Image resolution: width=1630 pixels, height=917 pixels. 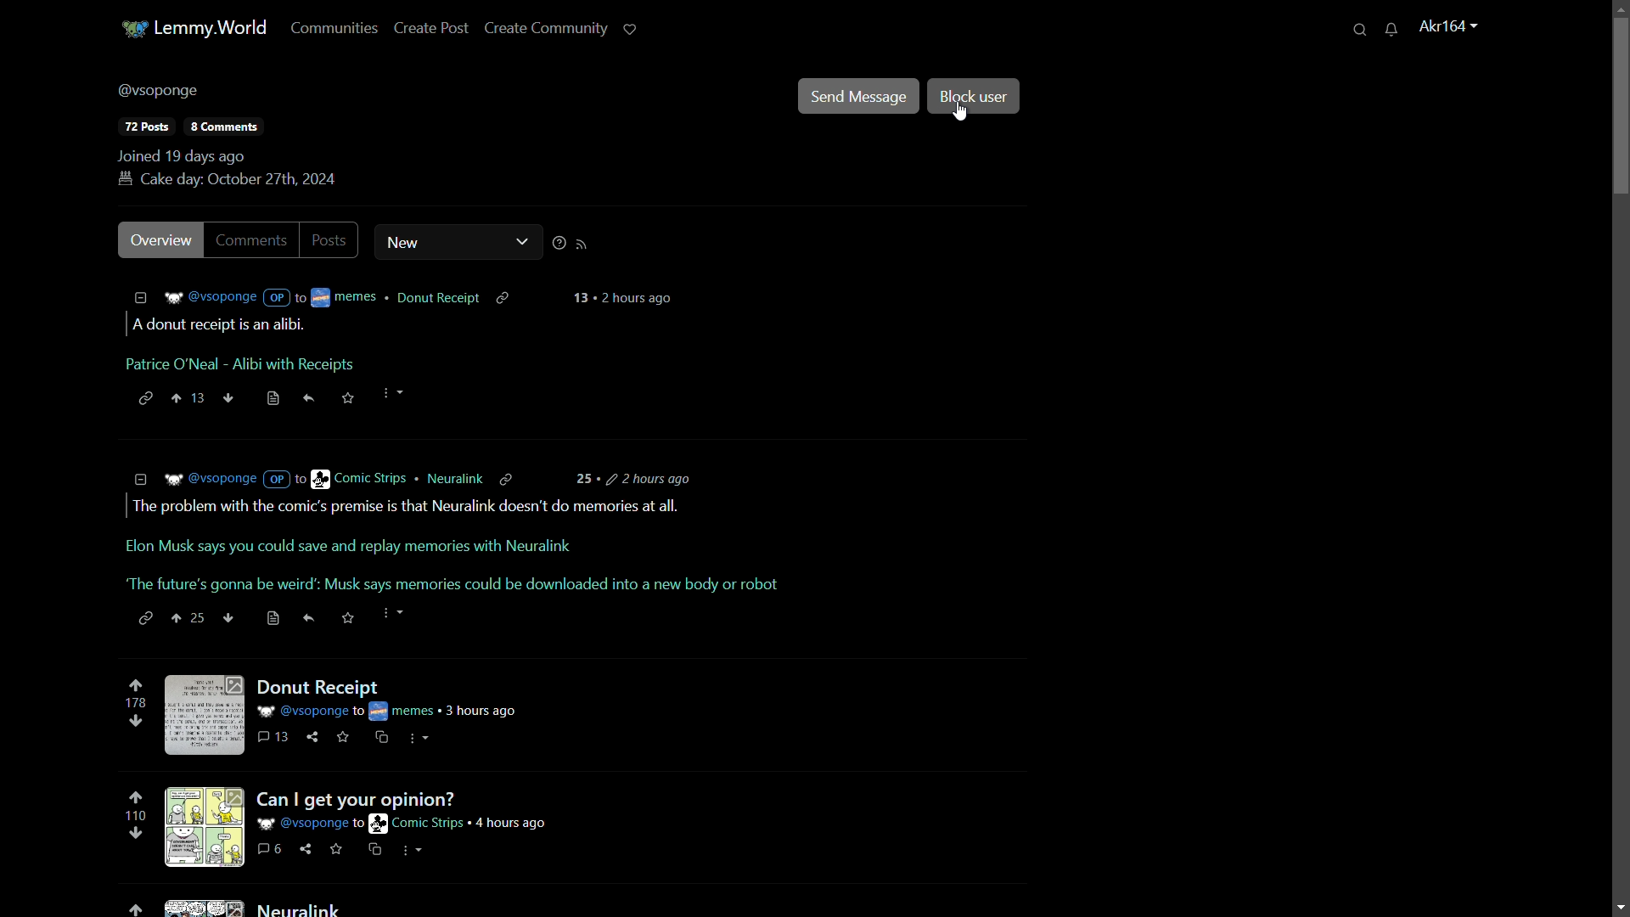 What do you see at coordinates (585, 246) in the screenshot?
I see `rss` at bounding box center [585, 246].